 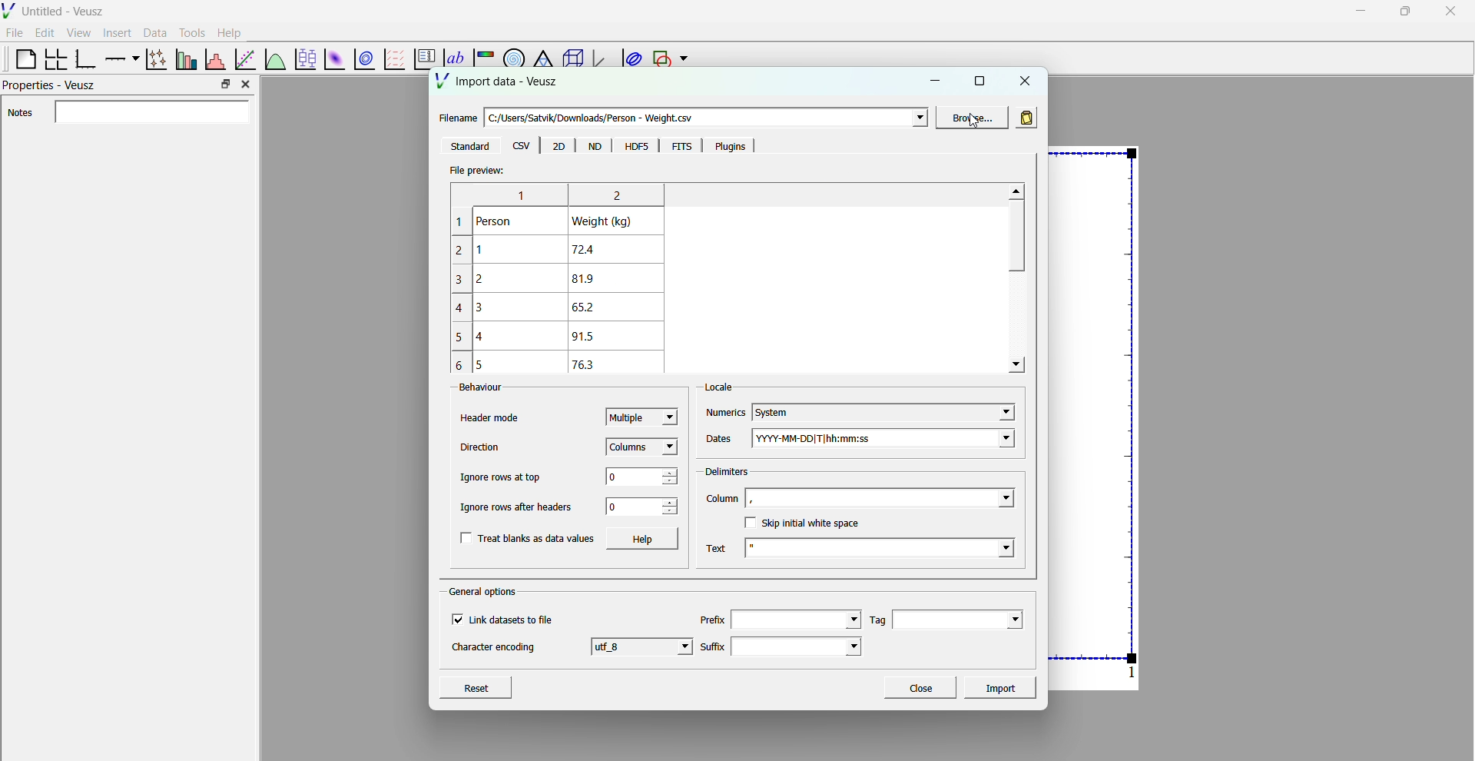 What do you see at coordinates (511, 53) in the screenshot?
I see `polar graph` at bounding box center [511, 53].